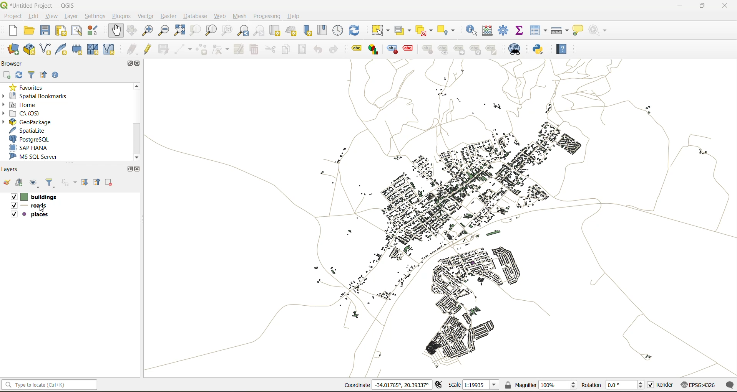 Image resolution: width=737 pixels, height=392 pixels. Describe the element at coordinates (662, 384) in the screenshot. I see `render` at that location.